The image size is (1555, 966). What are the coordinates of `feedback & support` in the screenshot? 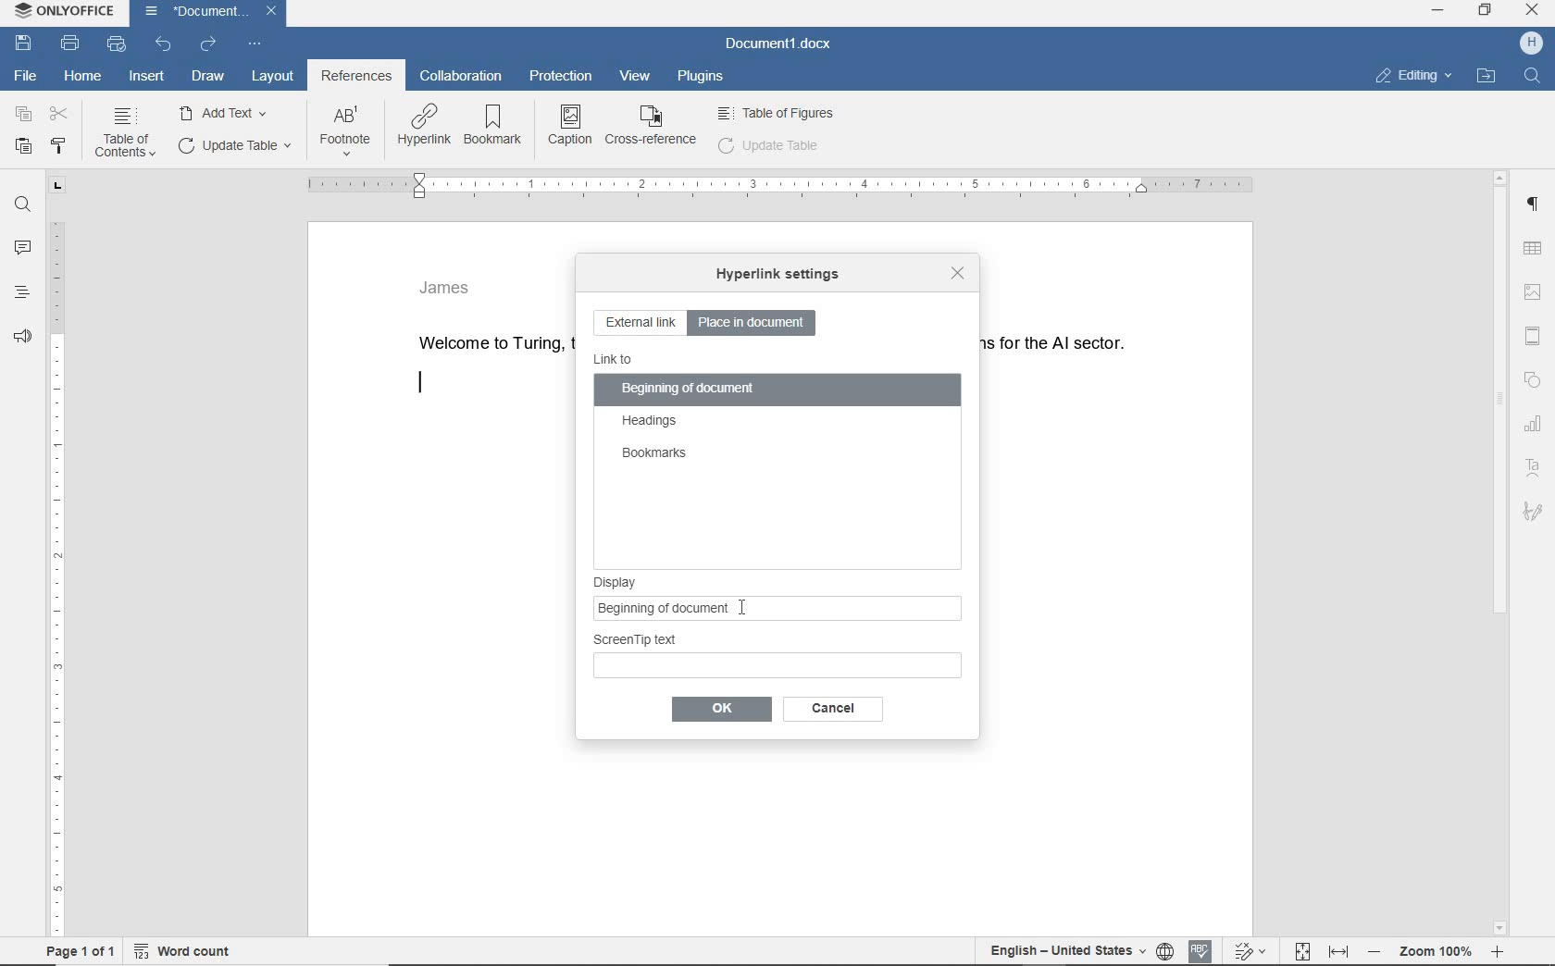 It's located at (20, 341).